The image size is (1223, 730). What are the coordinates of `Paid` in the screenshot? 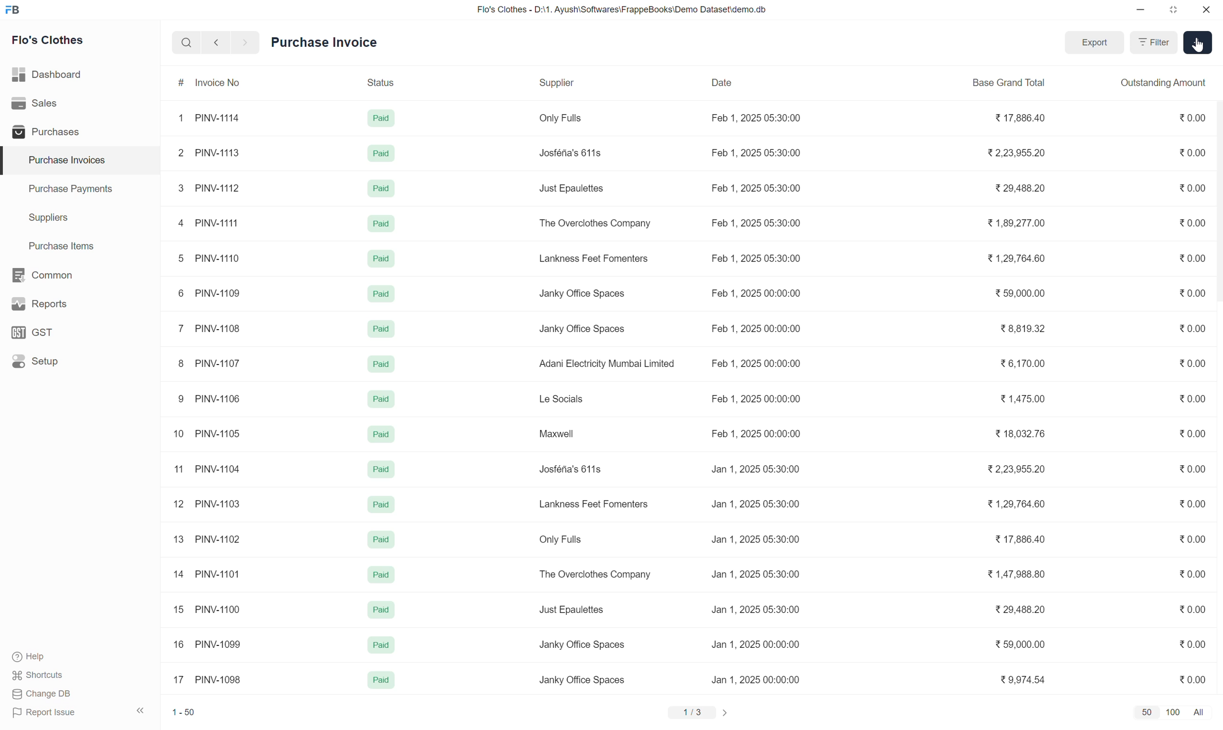 It's located at (382, 505).